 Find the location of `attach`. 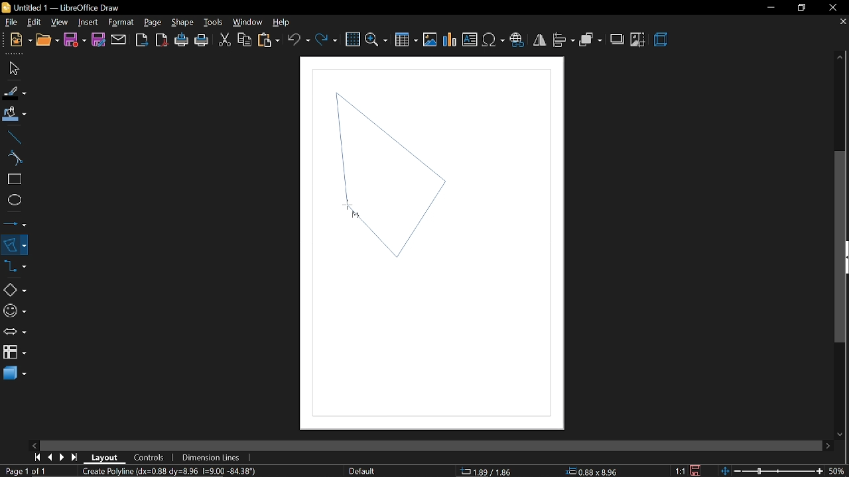

attach is located at coordinates (118, 40).